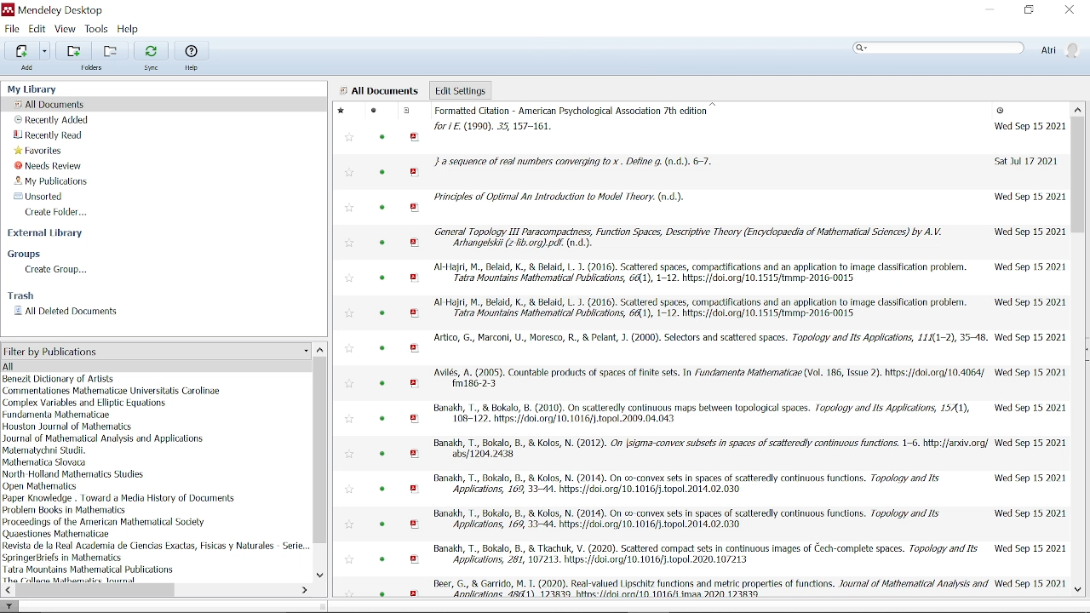  What do you see at coordinates (383, 207) in the screenshot?
I see `status` at bounding box center [383, 207].